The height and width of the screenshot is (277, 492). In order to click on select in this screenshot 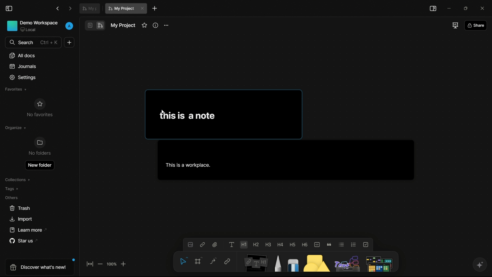, I will do `click(182, 262)`.